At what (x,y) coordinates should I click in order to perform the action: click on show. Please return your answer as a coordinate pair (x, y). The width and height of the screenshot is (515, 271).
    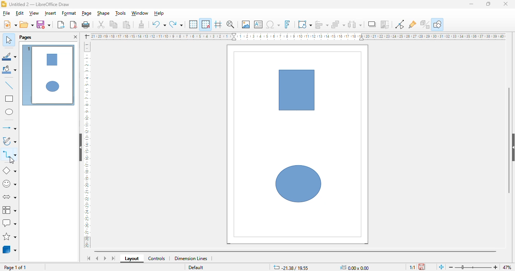
    Looking at the image, I should click on (512, 147).